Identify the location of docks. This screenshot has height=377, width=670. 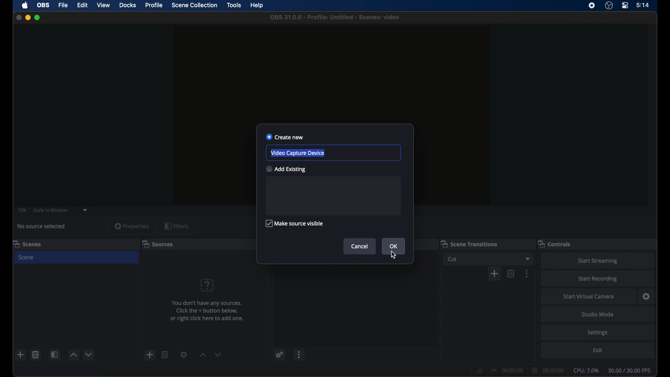
(128, 5).